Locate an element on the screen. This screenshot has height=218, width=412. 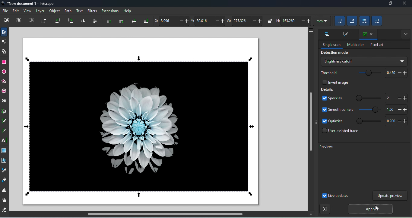
paint bucket tool is located at coordinates (5, 180).